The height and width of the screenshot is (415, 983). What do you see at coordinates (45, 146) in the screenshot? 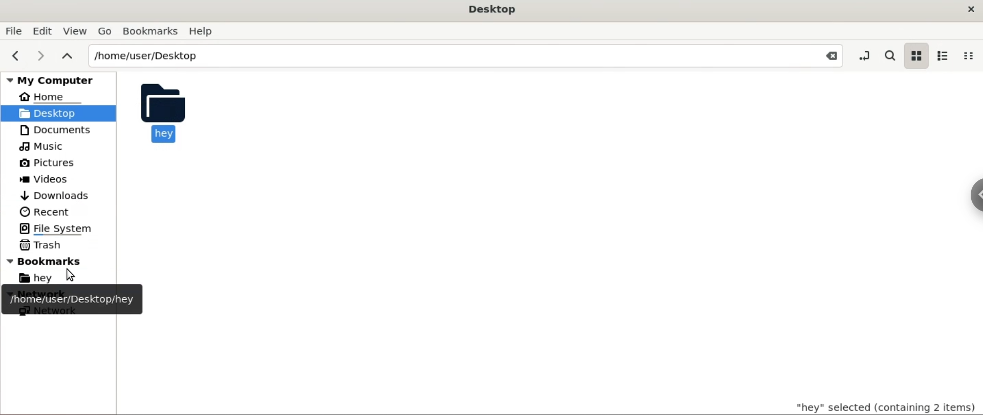
I see `Music` at bounding box center [45, 146].